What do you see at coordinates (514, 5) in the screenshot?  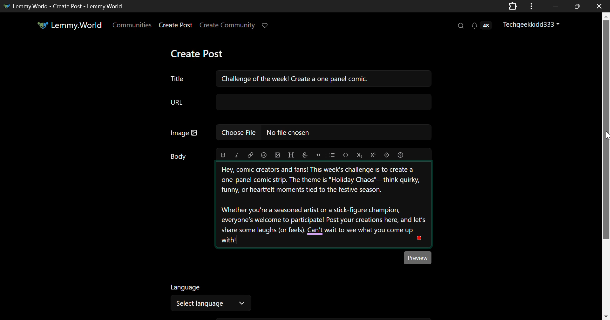 I see `Application Extension` at bounding box center [514, 5].